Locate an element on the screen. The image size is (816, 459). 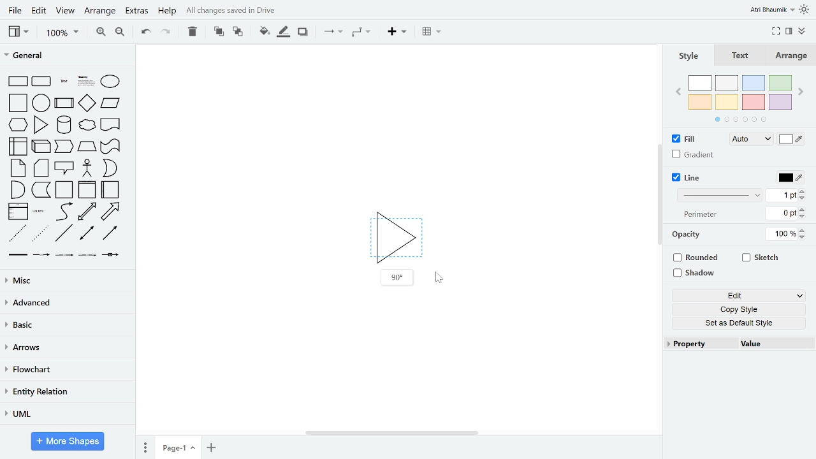
violet is located at coordinates (781, 103).